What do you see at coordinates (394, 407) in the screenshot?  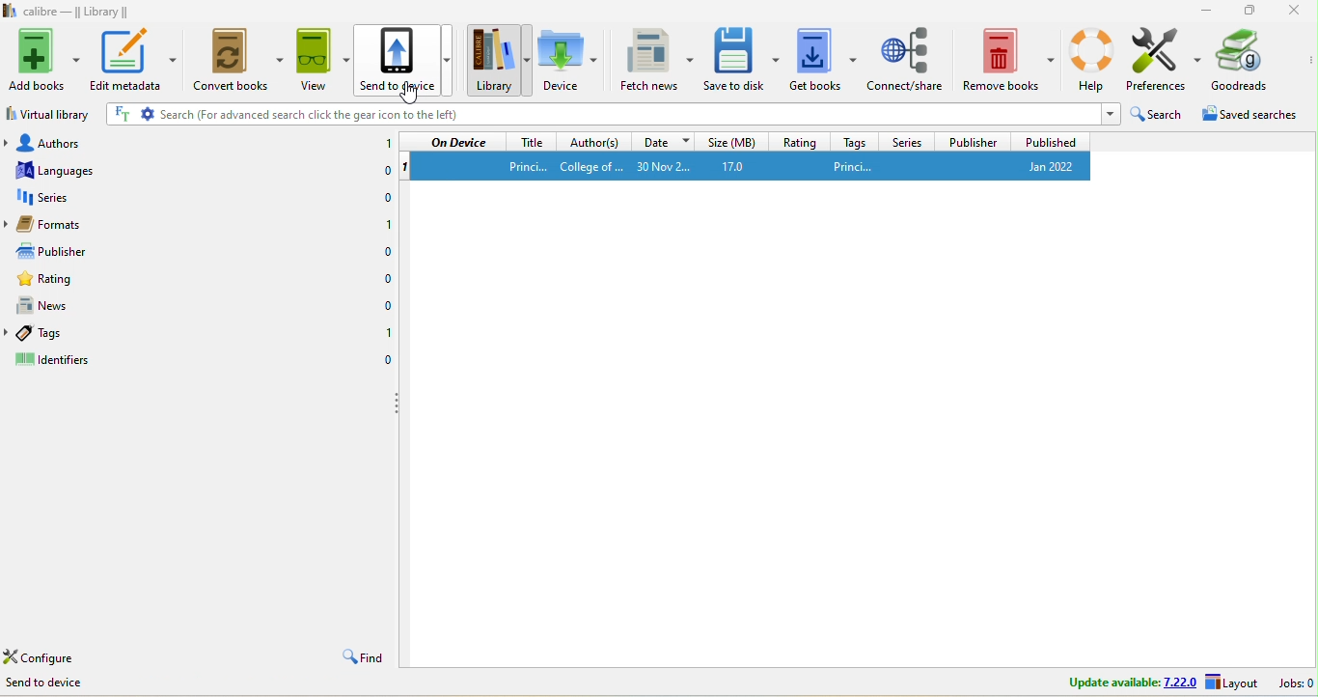 I see `drag to collapse` at bounding box center [394, 407].